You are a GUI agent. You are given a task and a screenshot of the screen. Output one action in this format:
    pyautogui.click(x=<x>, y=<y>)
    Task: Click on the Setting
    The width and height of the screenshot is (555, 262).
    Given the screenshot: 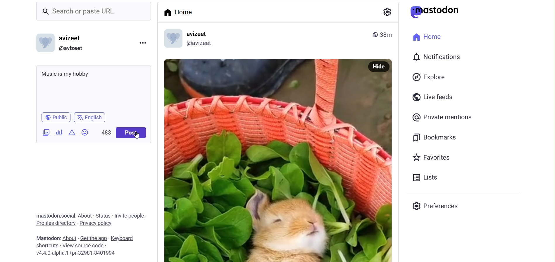 What is the action you would take?
    pyautogui.click(x=387, y=11)
    